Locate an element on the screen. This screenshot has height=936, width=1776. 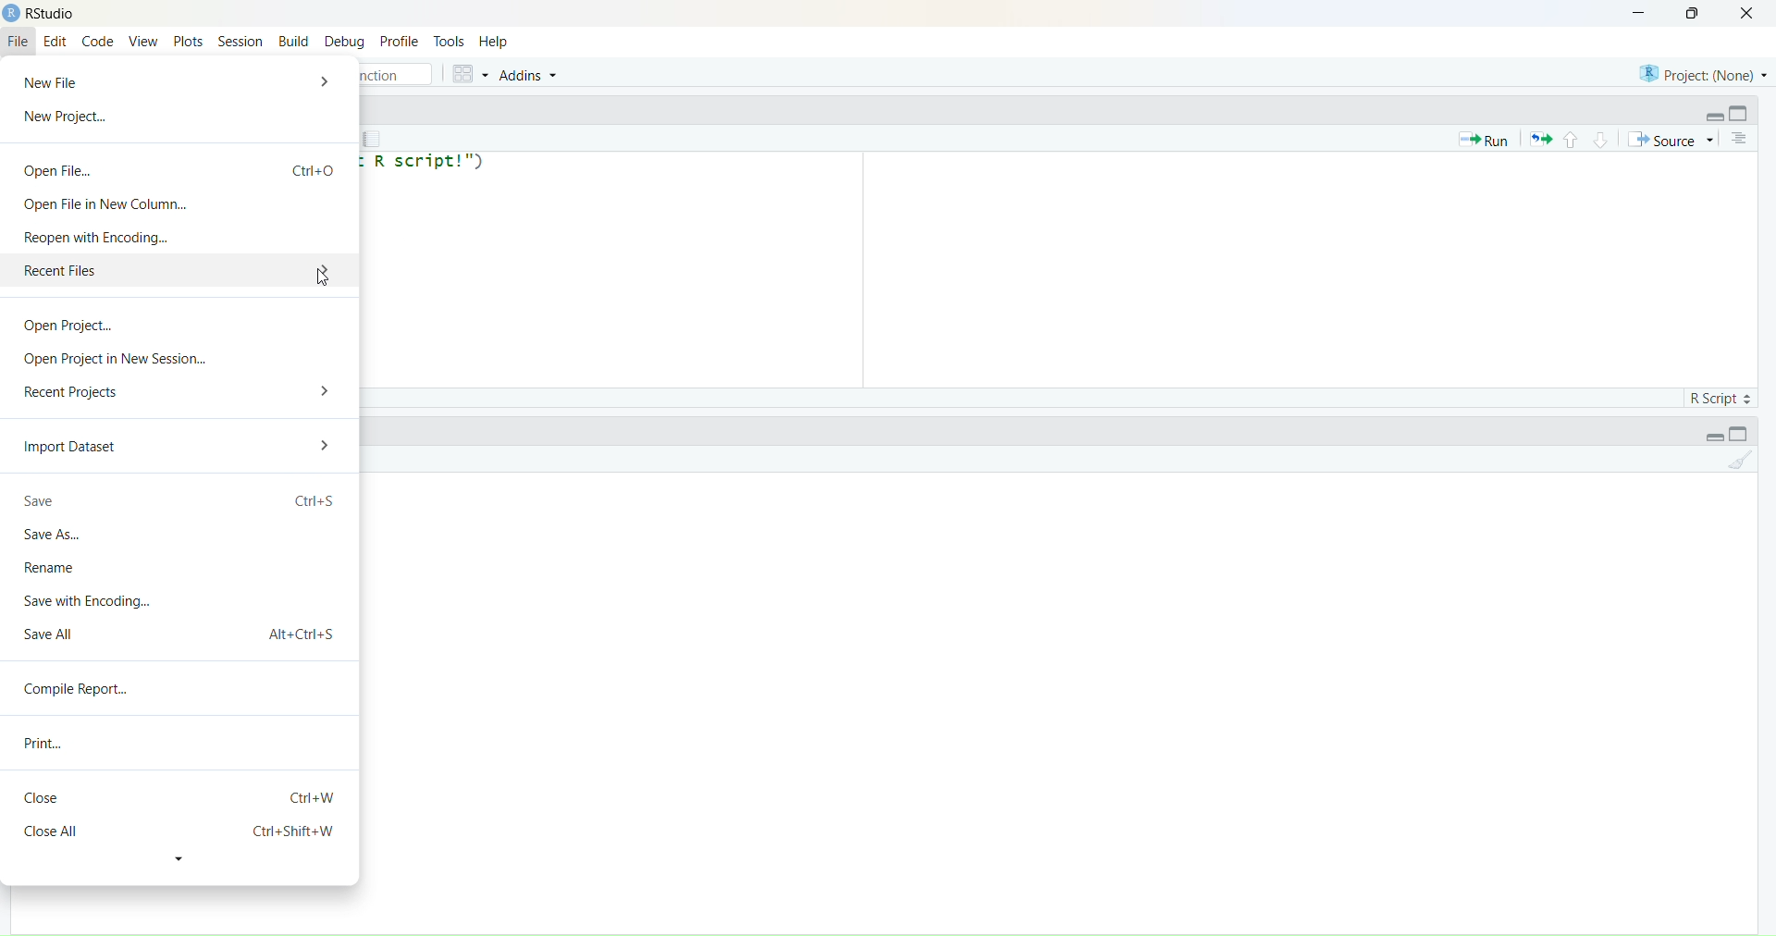
Re-run the previous code region (Ctrl + Alt + P) is located at coordinates (1540, 139).